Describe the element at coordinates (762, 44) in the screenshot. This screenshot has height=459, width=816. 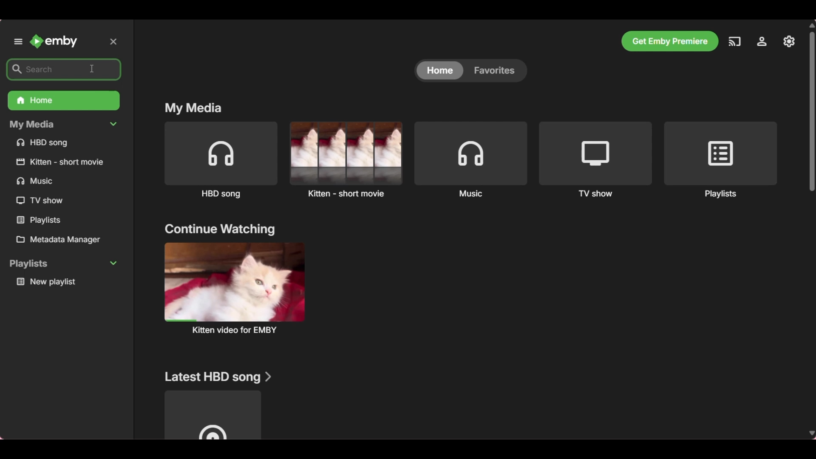
I see `Manage Emby server` at that location.